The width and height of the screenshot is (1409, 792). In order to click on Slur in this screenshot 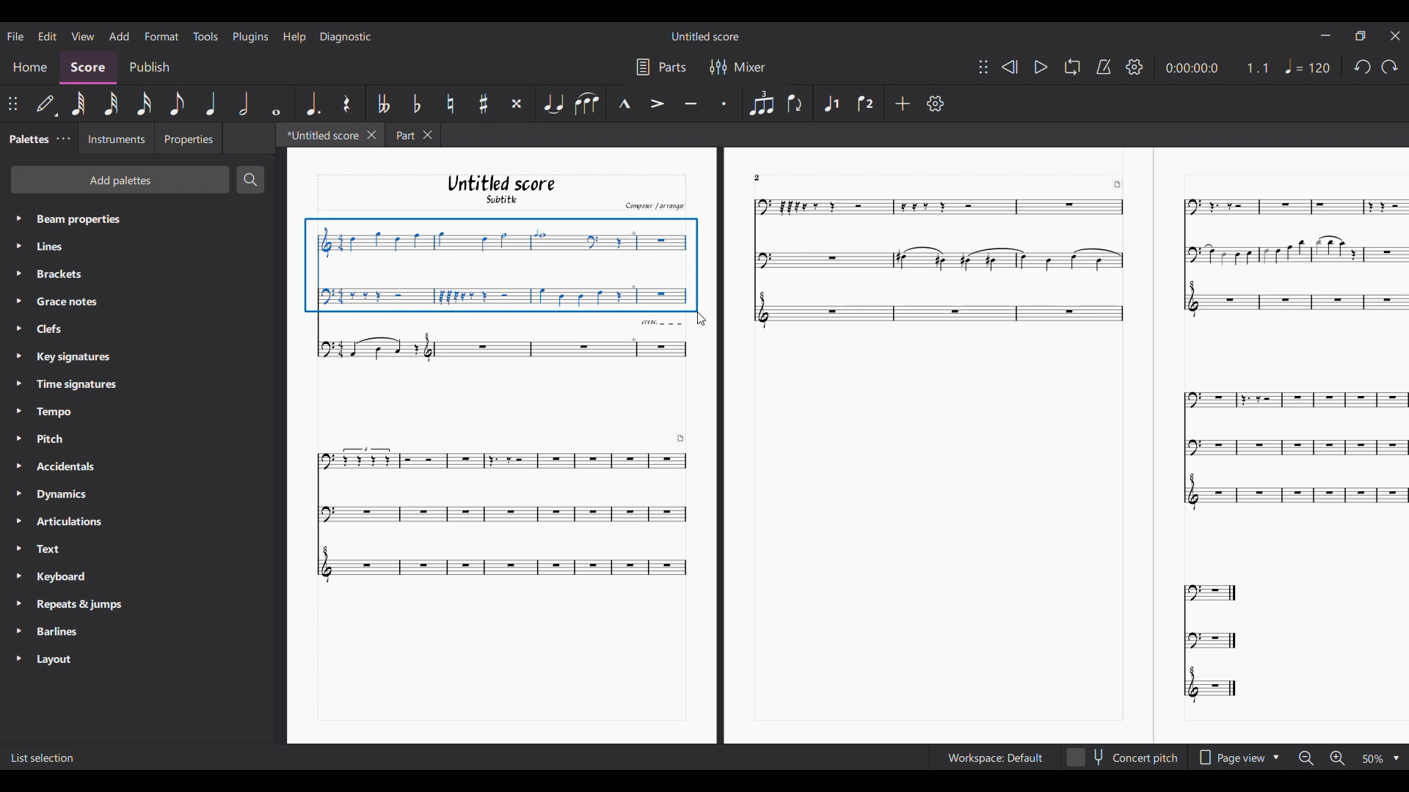, I will do `click(587, 103)`.